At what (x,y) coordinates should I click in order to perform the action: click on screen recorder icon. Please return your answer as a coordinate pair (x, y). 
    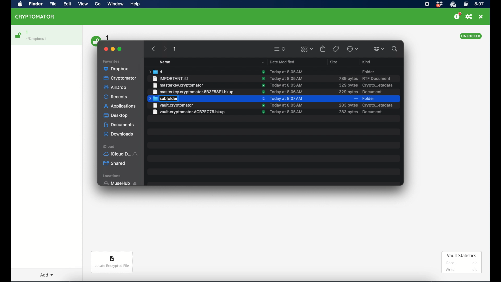
    Looking at the image, I should click on (427, 4).